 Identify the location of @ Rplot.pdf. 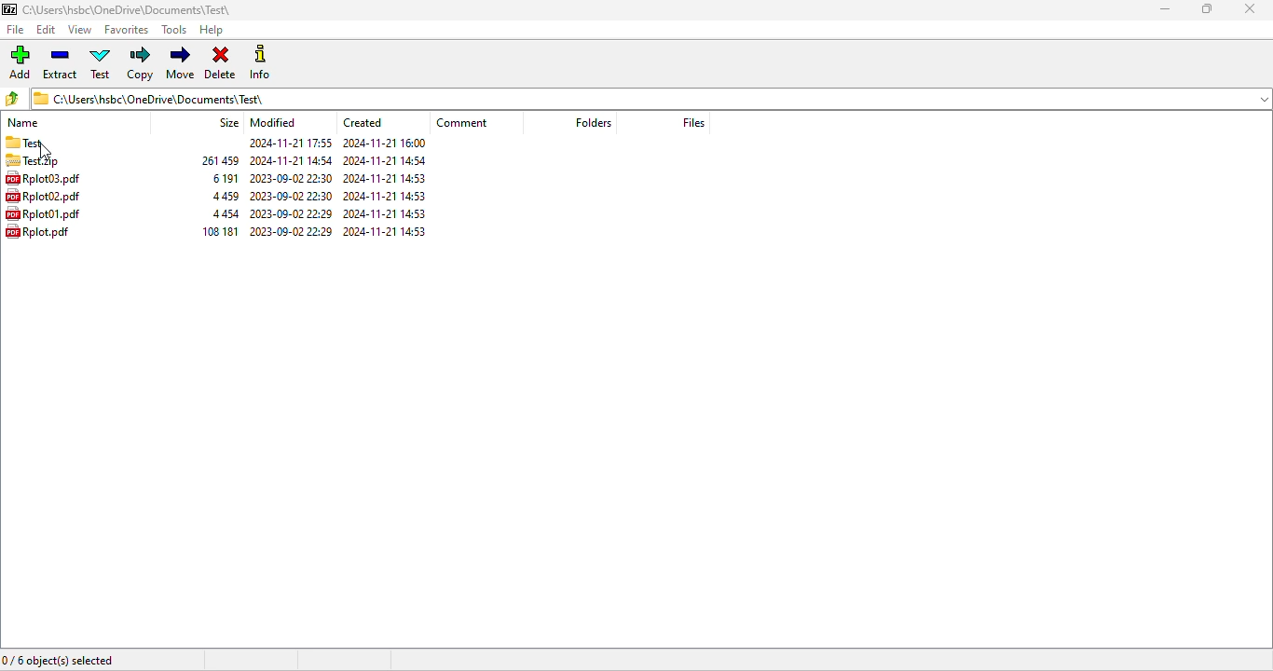
(41, 232).